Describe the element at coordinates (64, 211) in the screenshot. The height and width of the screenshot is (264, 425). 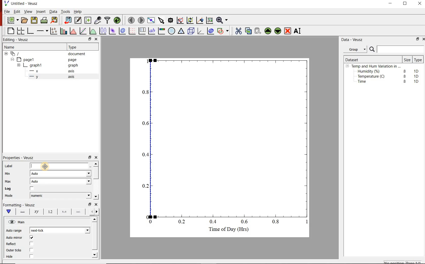
I see `major ticks` at that location.